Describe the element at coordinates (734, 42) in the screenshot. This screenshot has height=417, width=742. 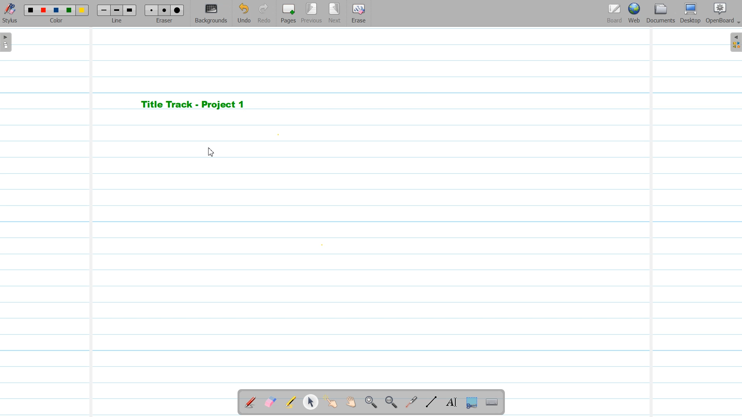
I see `Sidebar ` at that location.